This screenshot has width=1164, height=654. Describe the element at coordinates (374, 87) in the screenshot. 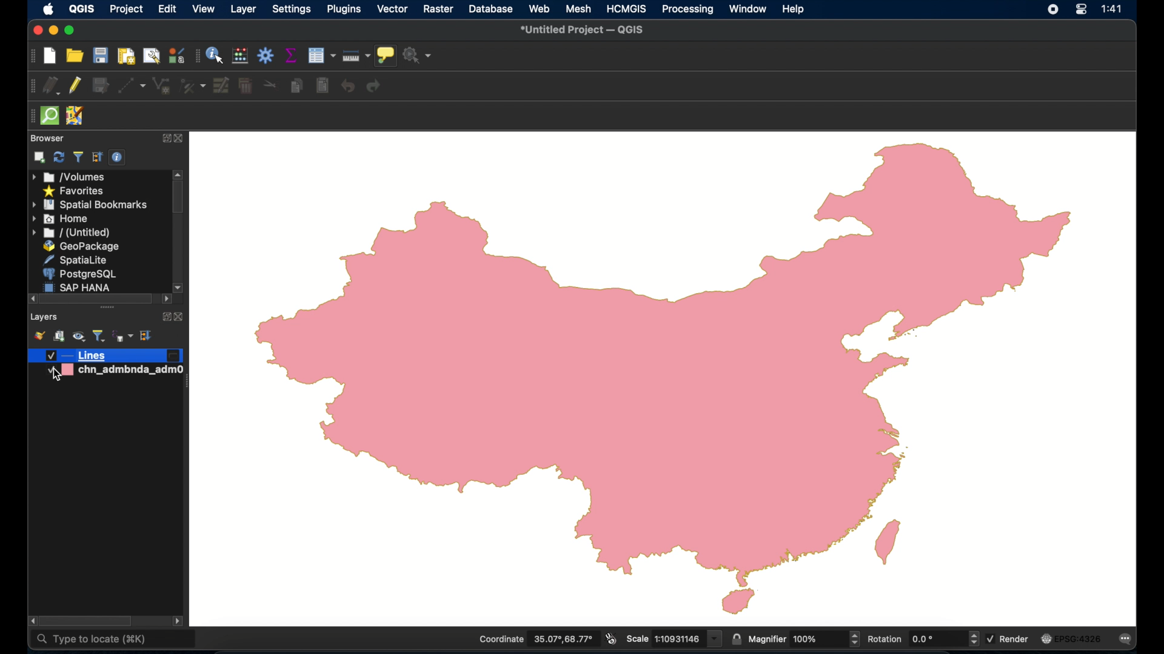

I see `redo` at that location.